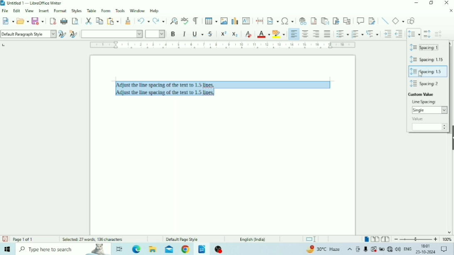  I want to click on Single-page view, so click(367, 240).